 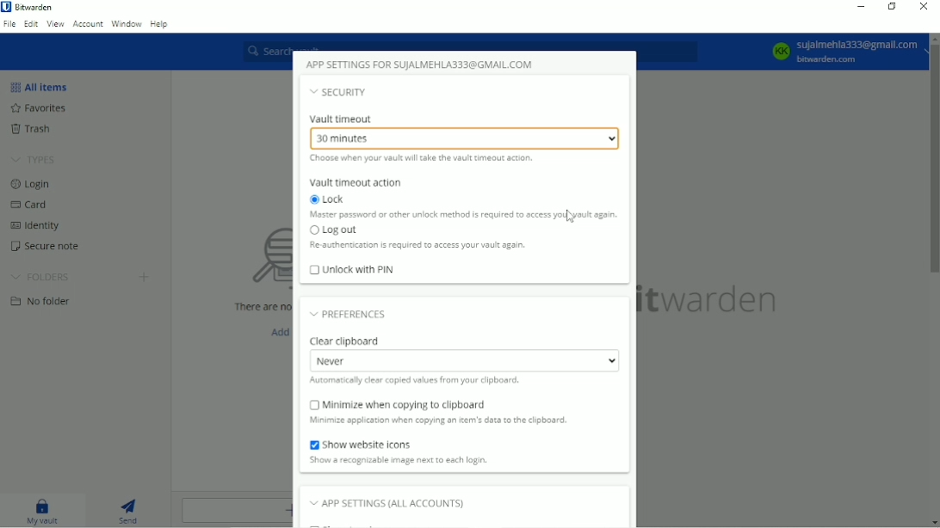 I want to click on Logout, so click(x=331, y=229).